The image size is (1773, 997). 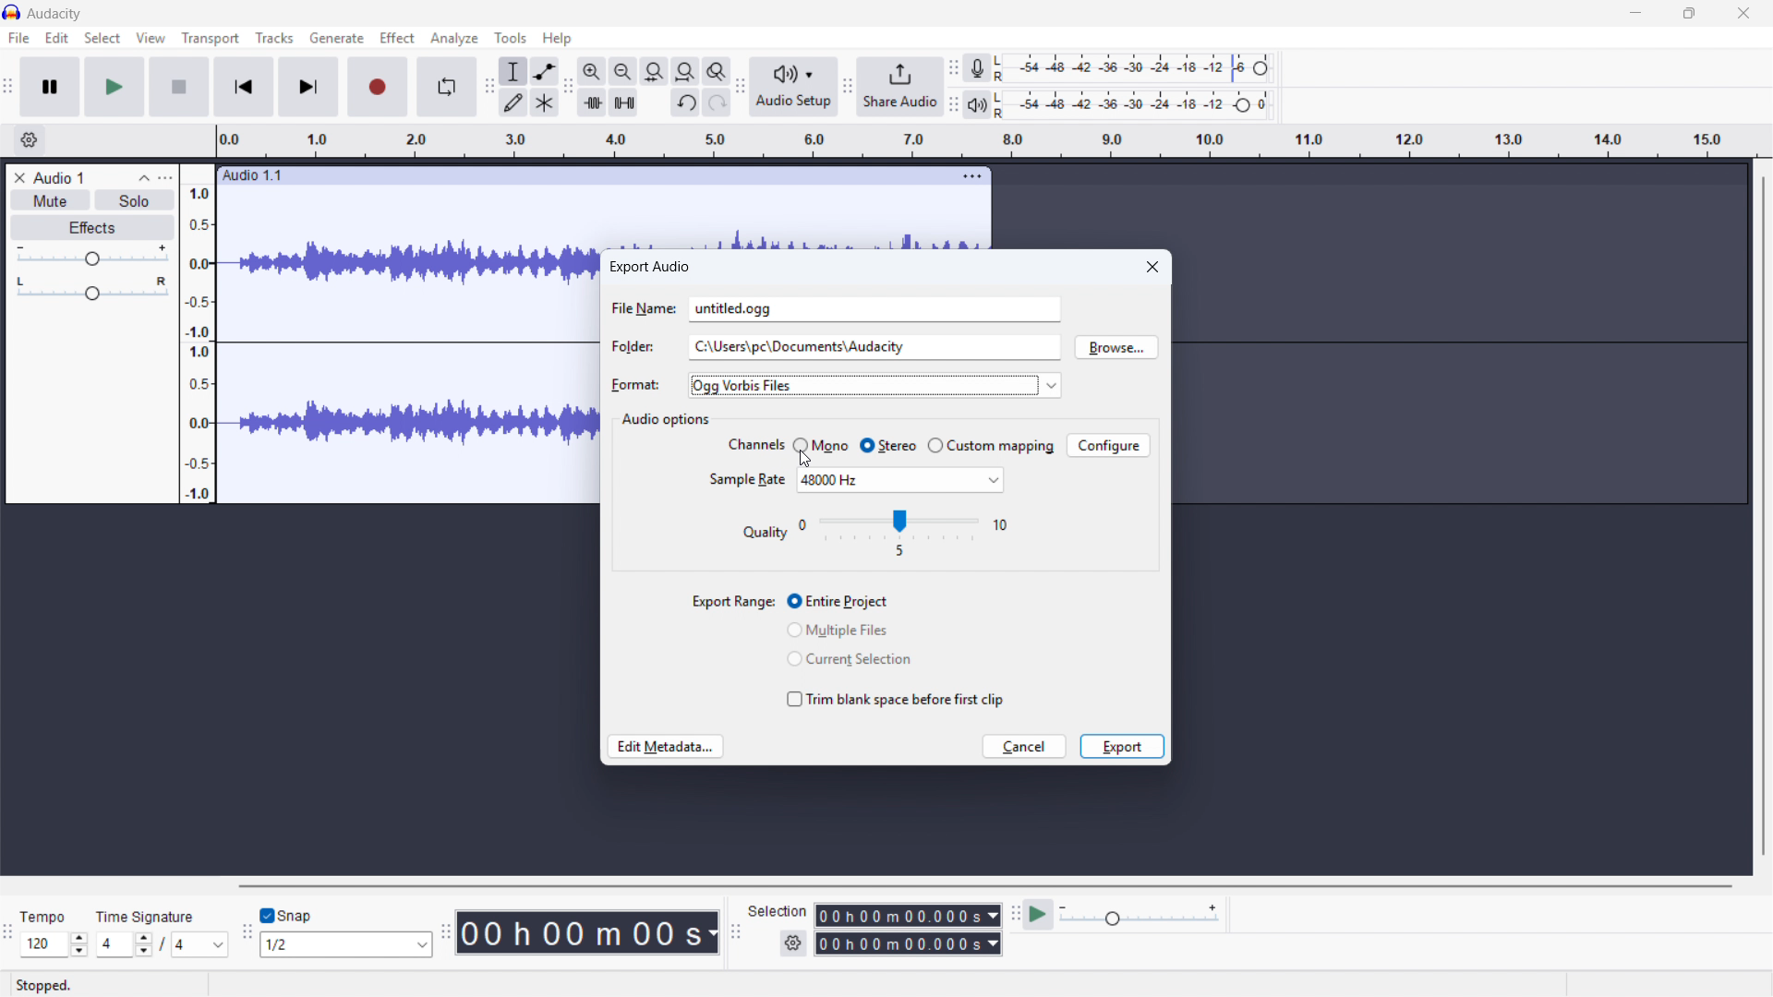 What do you see at coordinates (644, 312) in the screenshot?
I see `file name` at bounding box center [644, 312].